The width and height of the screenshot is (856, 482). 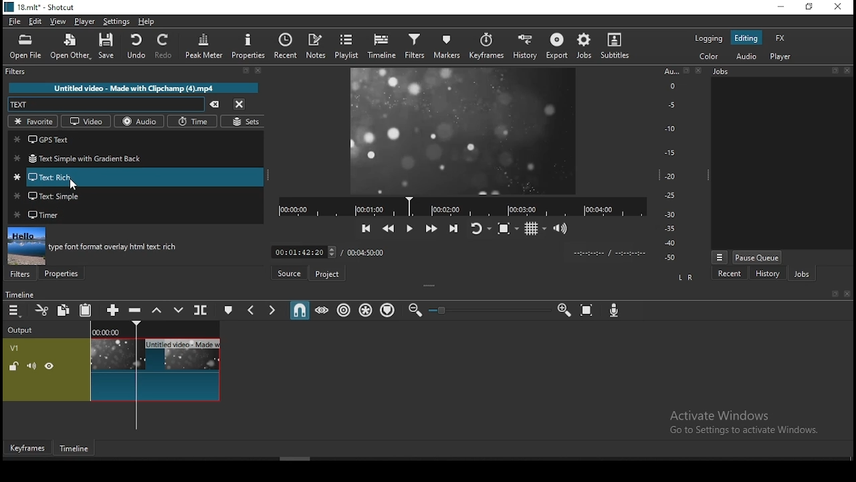 What do you see at coordinates (136, 311) in the screenshot?
I see `ripple delete` at bounding box center [136, 311].